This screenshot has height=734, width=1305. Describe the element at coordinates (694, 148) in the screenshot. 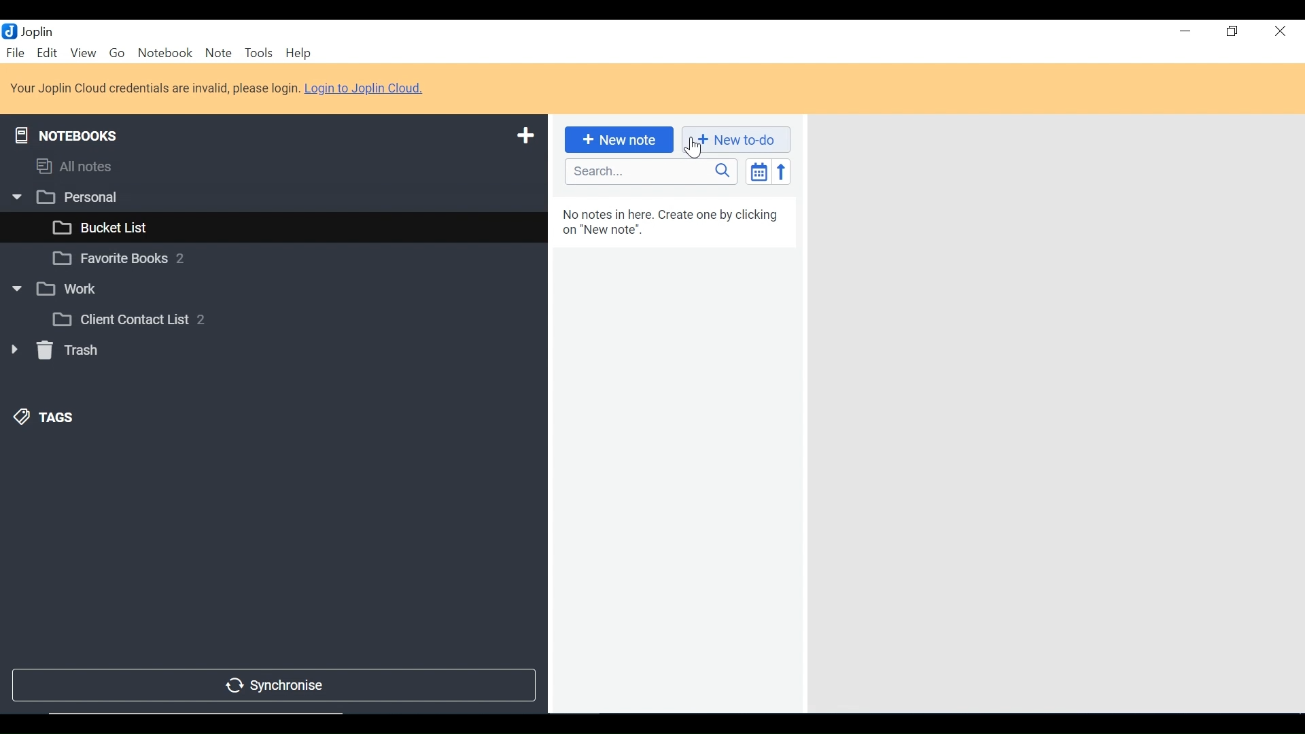

I see `cursor` at that location.